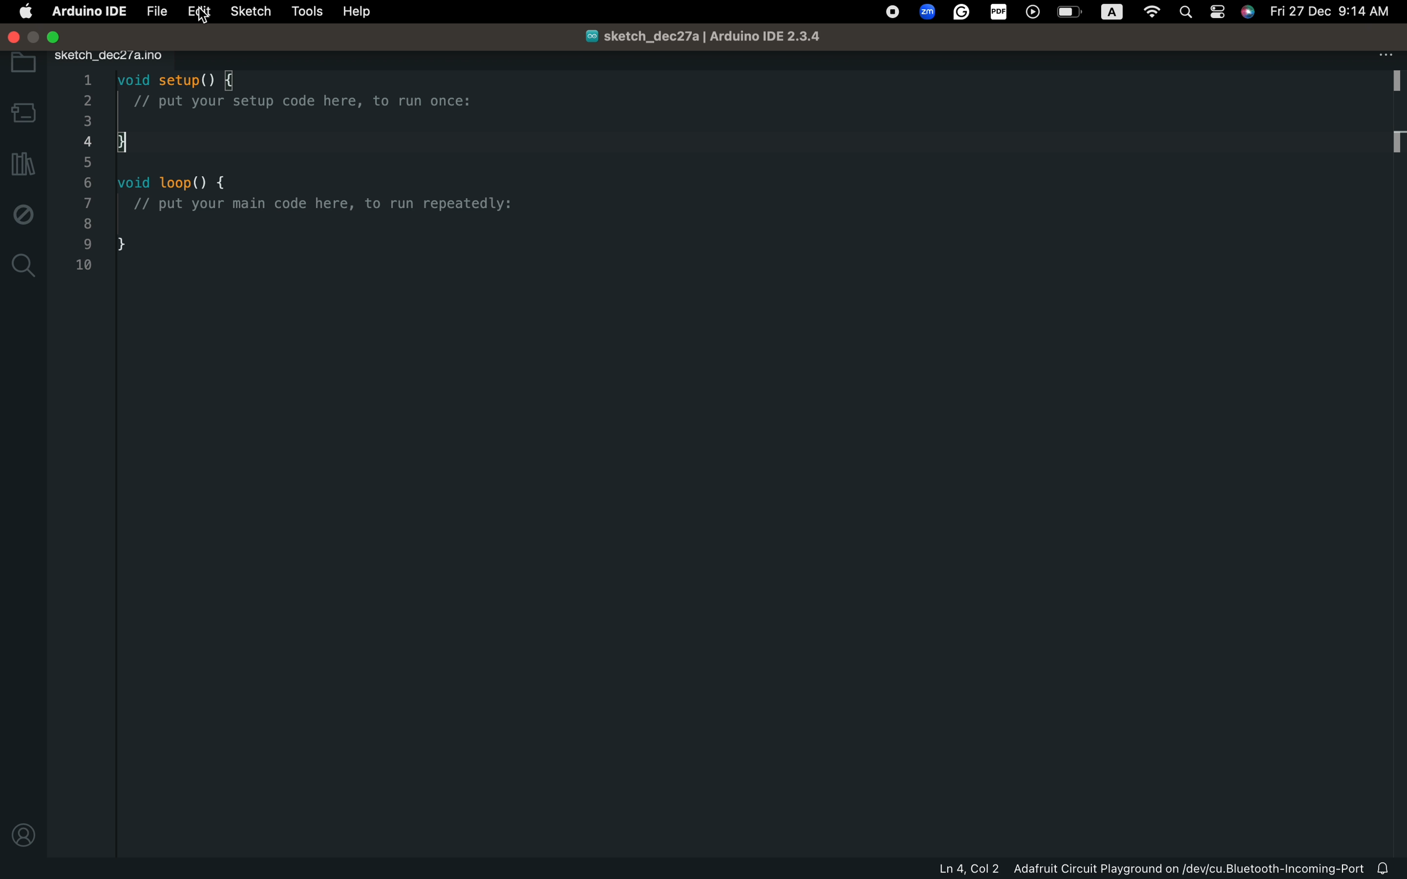 This screenshot has width=1407, height=879. What do you see at coordinates (22, 113) in the screenshot?
I see `board manager` at bounding box center [22, 113].